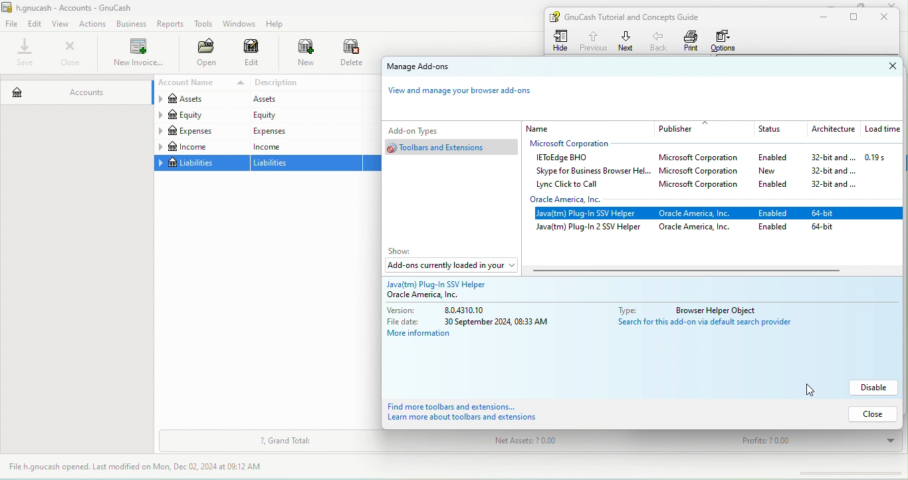 The height and width of the screenshot is (480, 908). What do you see at coordinates (660, 41) in the screenshot?
I see `back` at bounding box center [660, 41].